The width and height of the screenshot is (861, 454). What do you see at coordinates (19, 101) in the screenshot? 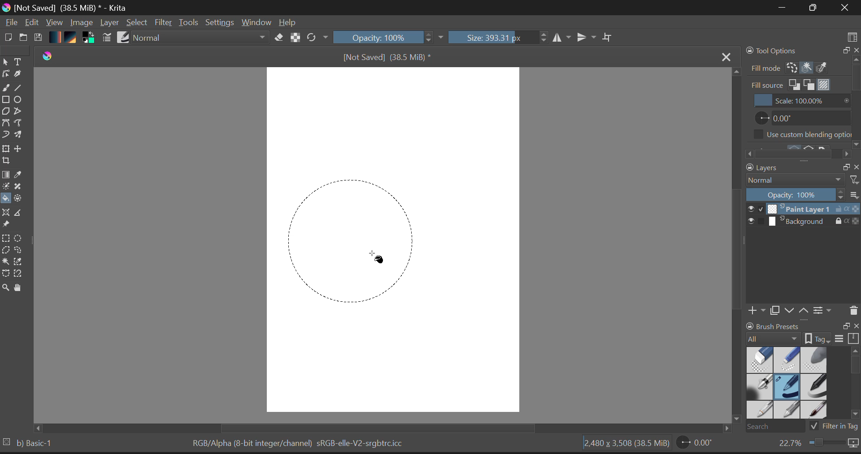
I see `Elipses` at bounding box center [19, 101].